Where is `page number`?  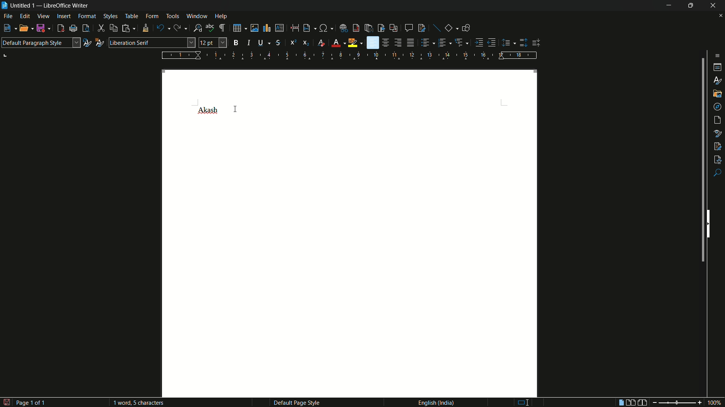
page number is located at coordinates (26, 401).